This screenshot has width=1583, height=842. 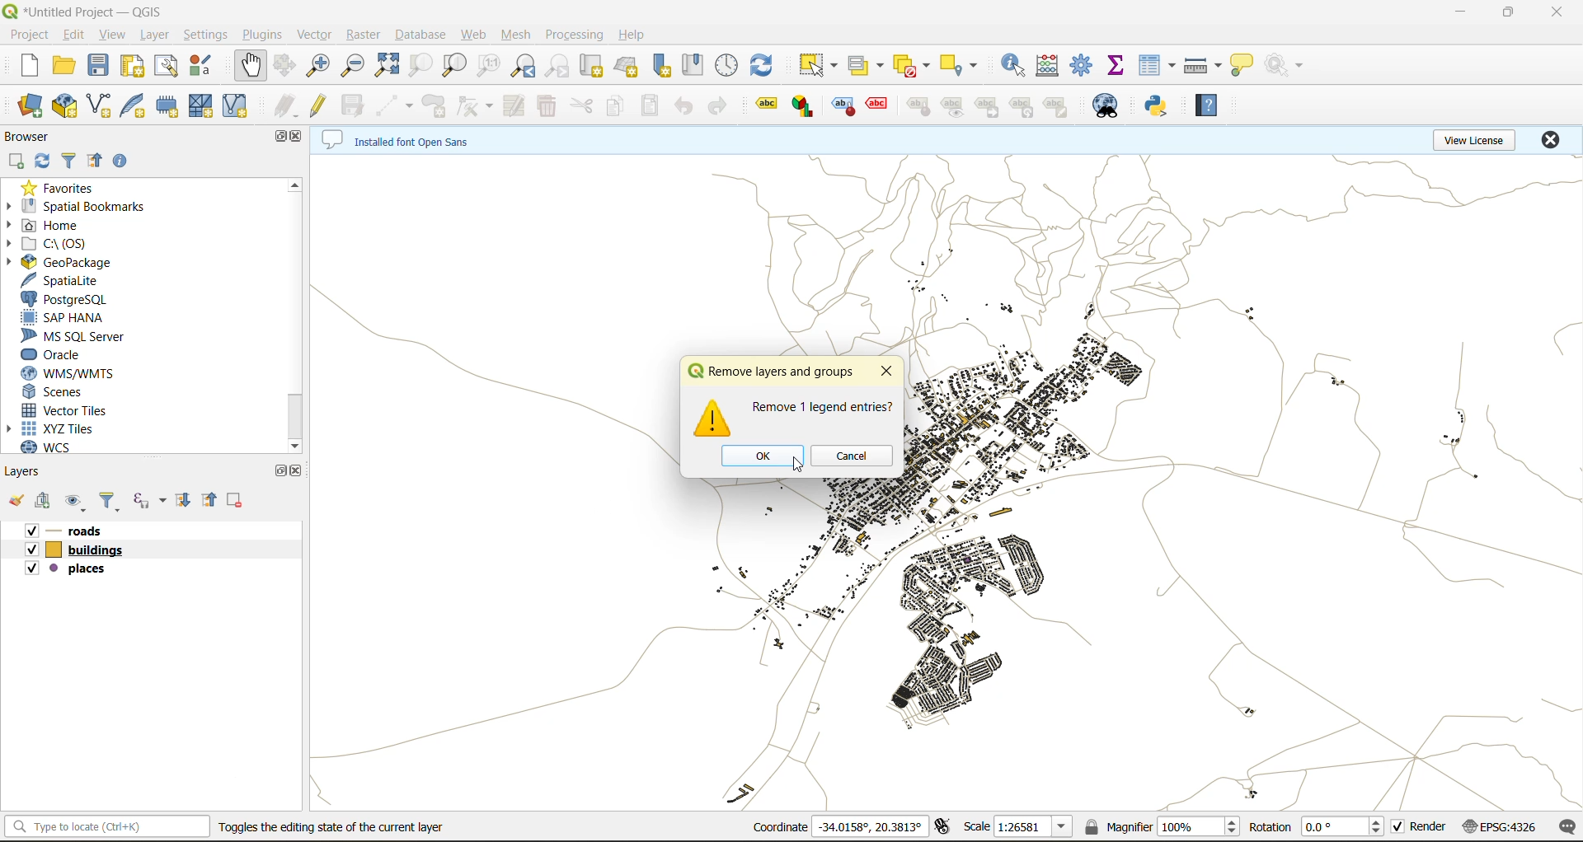 I want to click on select, so click(x=820, y=66).